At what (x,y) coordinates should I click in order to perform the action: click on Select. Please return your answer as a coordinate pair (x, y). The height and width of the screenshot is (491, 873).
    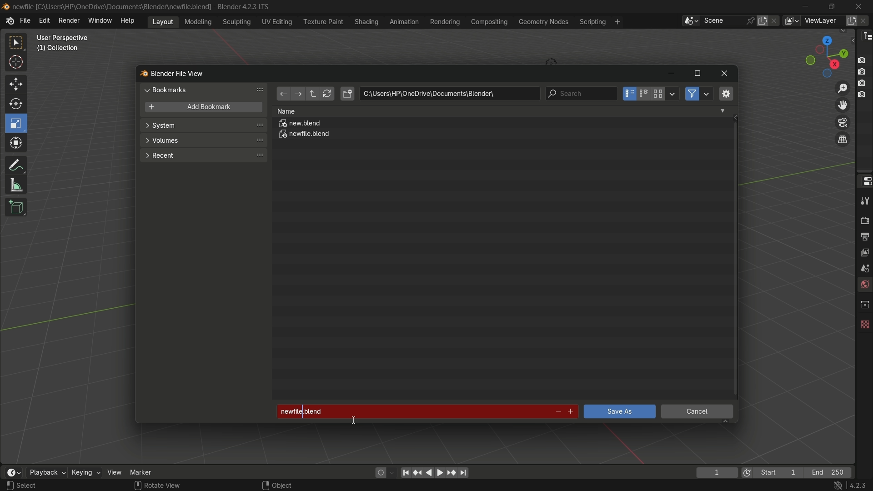
    Looking at the image, I should click on (38, 486).